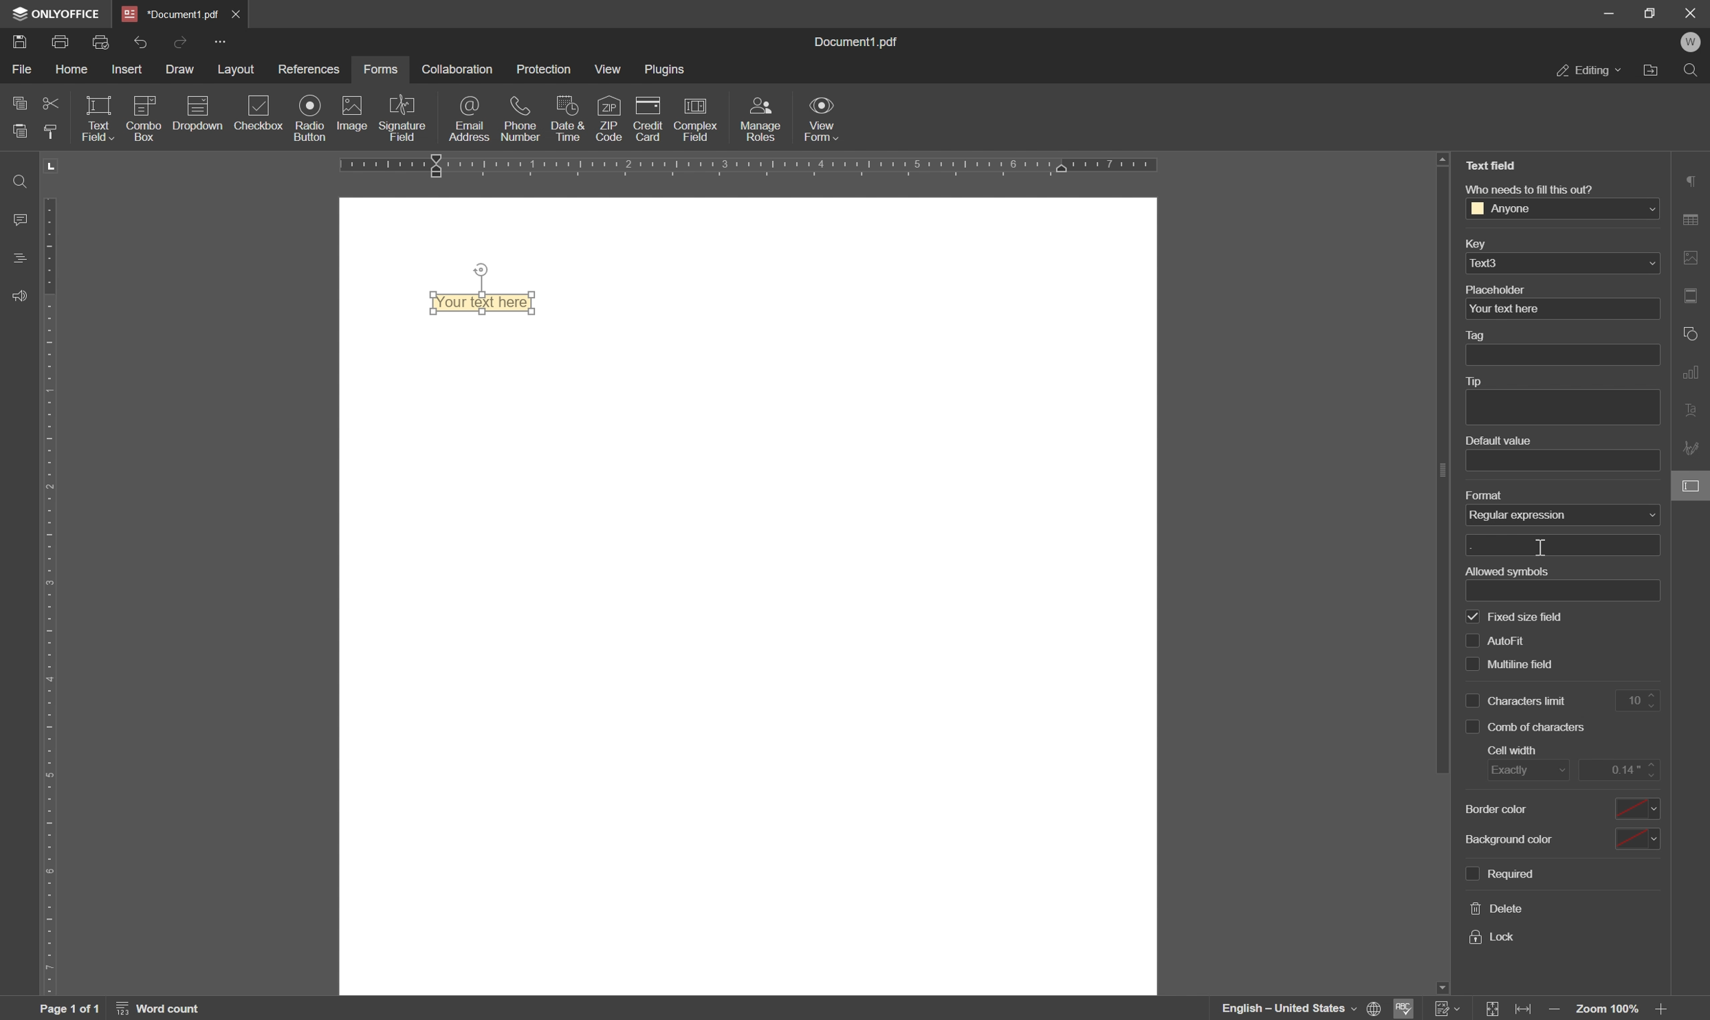  I want to click on characters limit, so click(1530, 700).